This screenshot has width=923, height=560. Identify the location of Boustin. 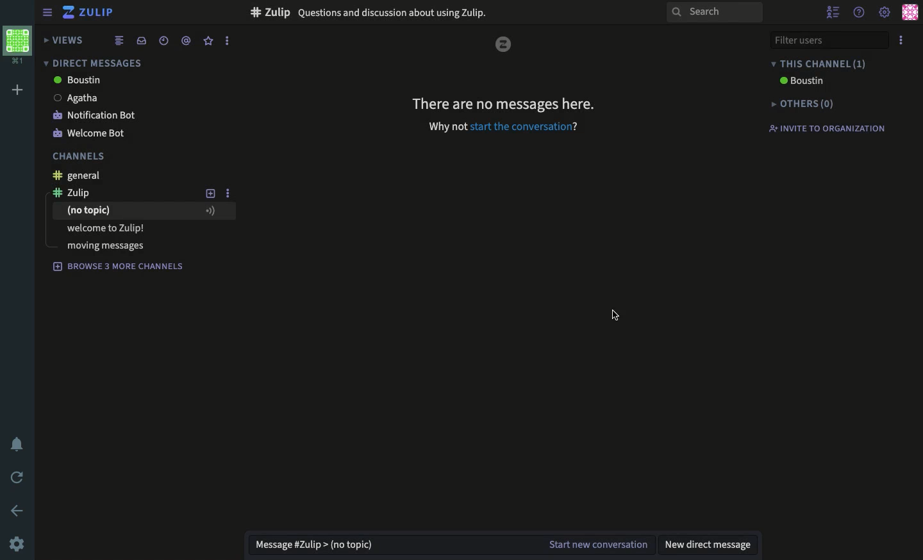
(75, 81).